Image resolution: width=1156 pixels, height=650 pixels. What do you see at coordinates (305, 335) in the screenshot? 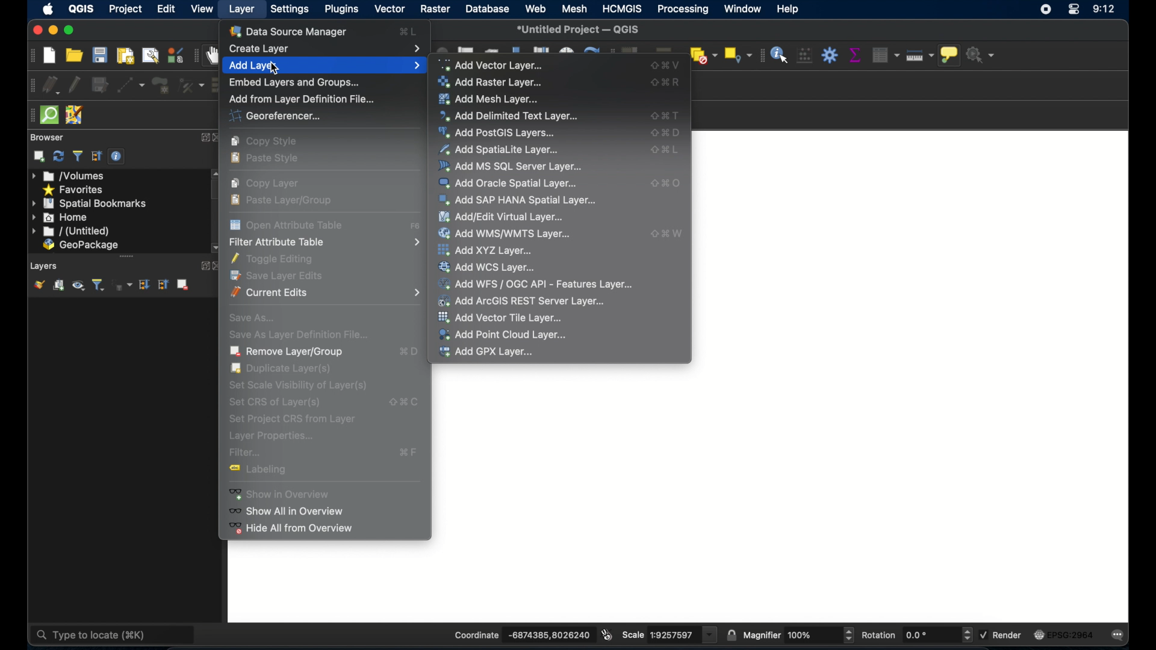
I see `Save As Layer Definition File...` at bounding box center [305, 335].